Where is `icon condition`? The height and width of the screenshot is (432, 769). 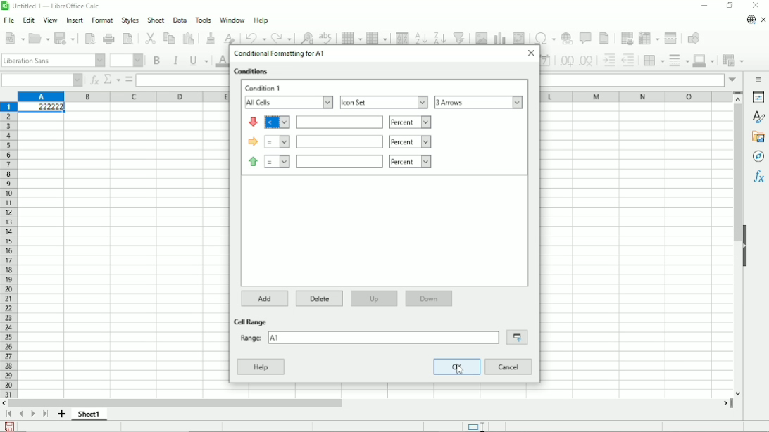
icon condition is located at coordinates (315, 122).